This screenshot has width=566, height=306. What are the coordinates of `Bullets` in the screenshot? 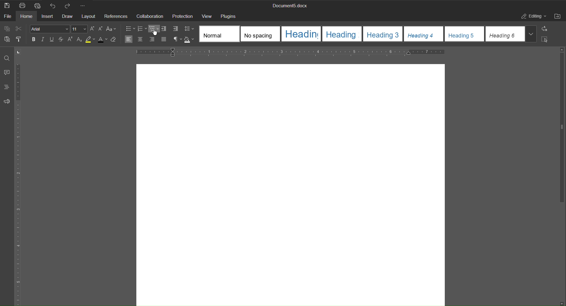 It's located at (131, 29).